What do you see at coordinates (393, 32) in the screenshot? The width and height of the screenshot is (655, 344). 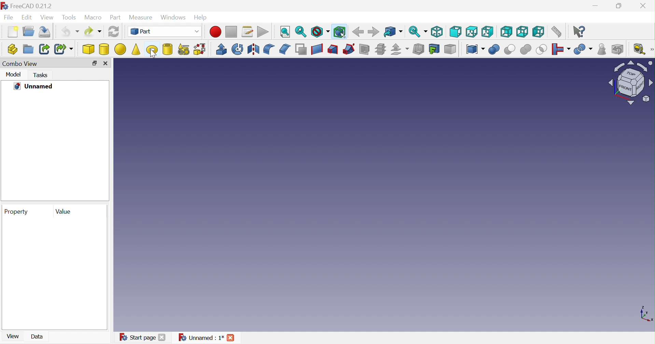 I see `Got linked object` at bounding box center [393, 32].